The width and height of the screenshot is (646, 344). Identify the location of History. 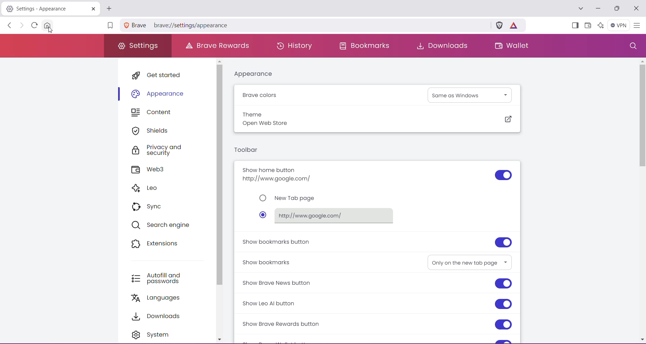
(293, 45).